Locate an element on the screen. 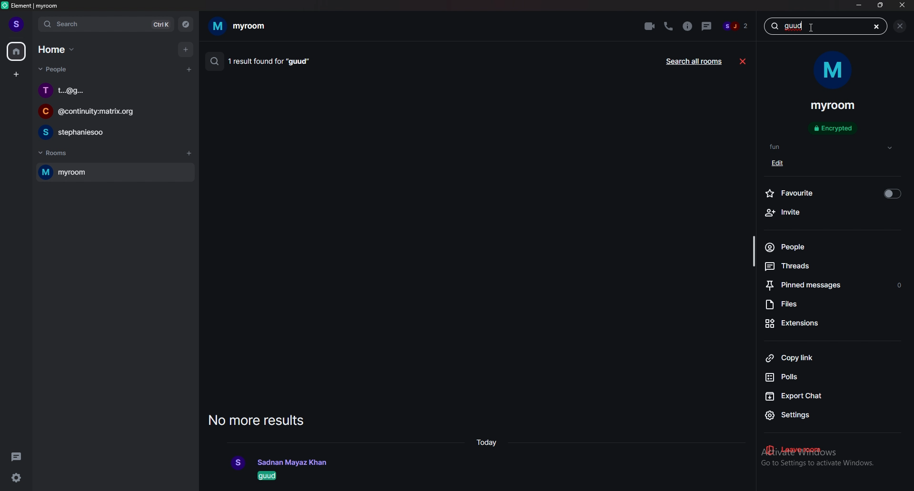 This screenshot has width=914, height=491. search is located at coordinates (107, 24).